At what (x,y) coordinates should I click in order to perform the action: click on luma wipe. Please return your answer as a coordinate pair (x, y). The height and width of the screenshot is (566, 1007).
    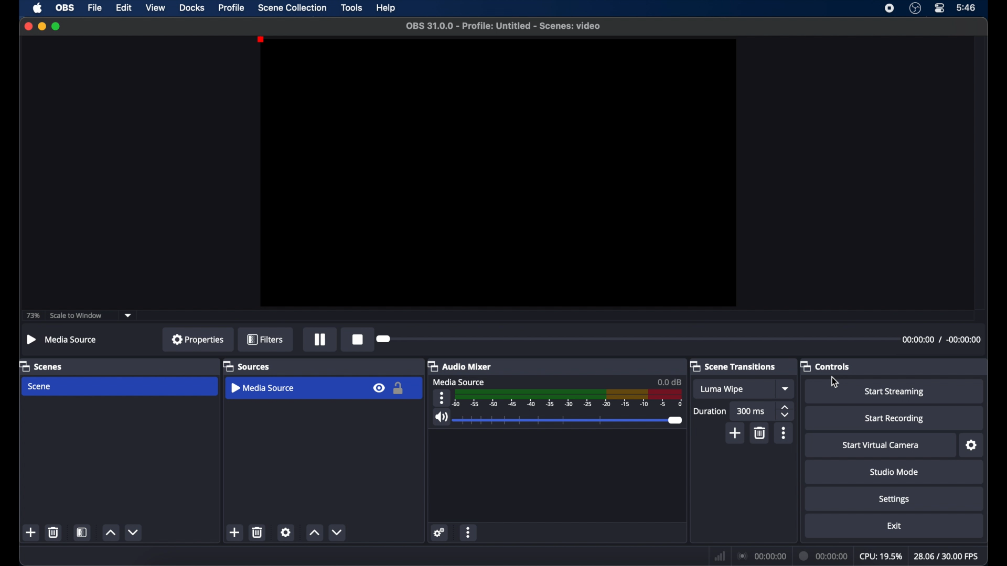
    Looking at the image, I should click on (722, 389).